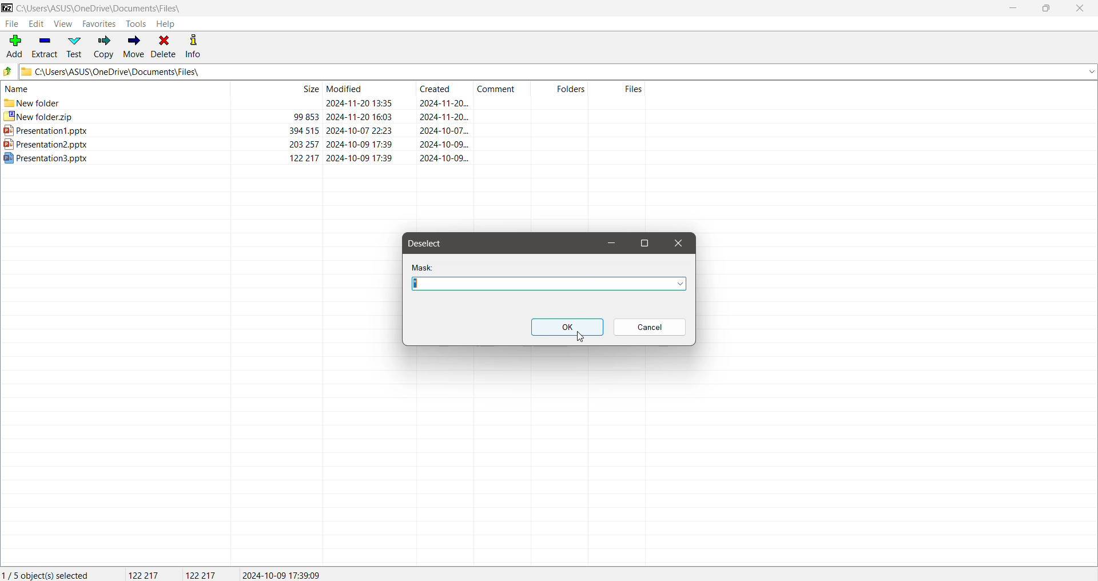 This screenshot has width=1098, height=581. What do you see at coordinates (170, 23) in the screenshot?
I see `Help` at bounding box center [170, 23].